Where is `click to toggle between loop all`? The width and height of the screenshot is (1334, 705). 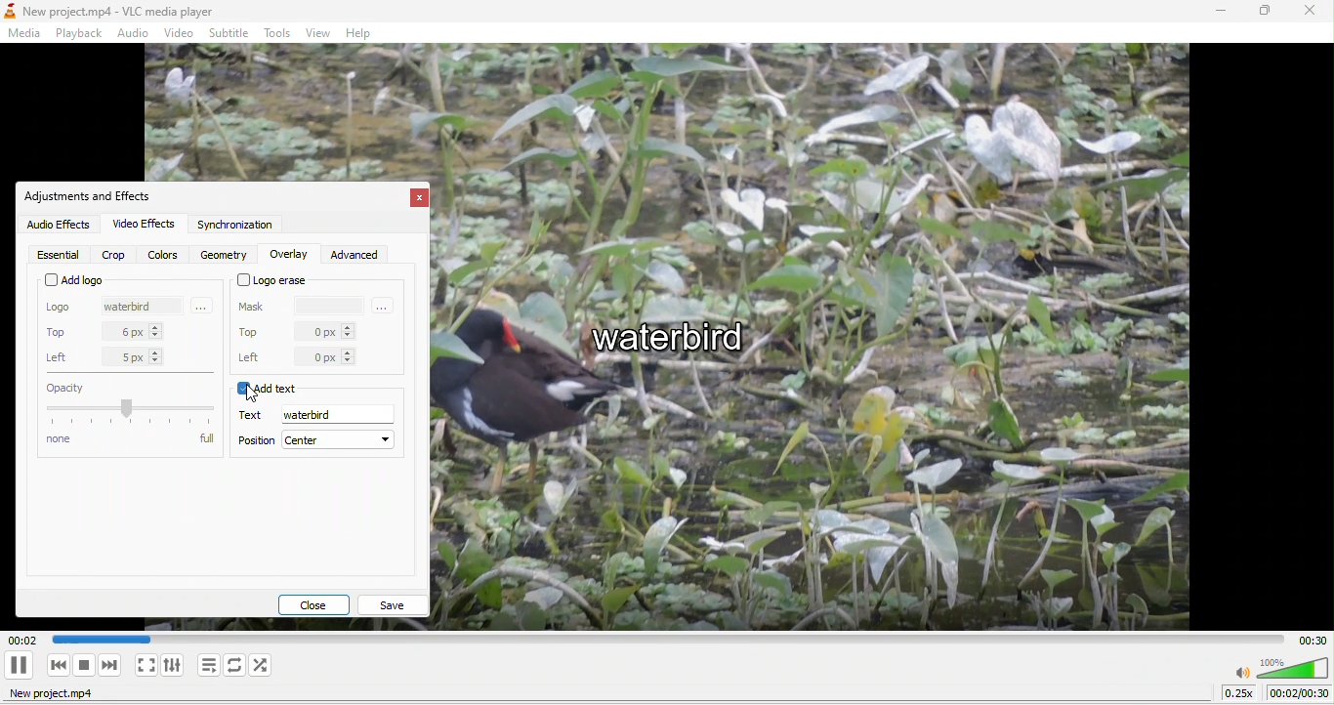 click to toggle between loop all is located at coordinates (235, 666).